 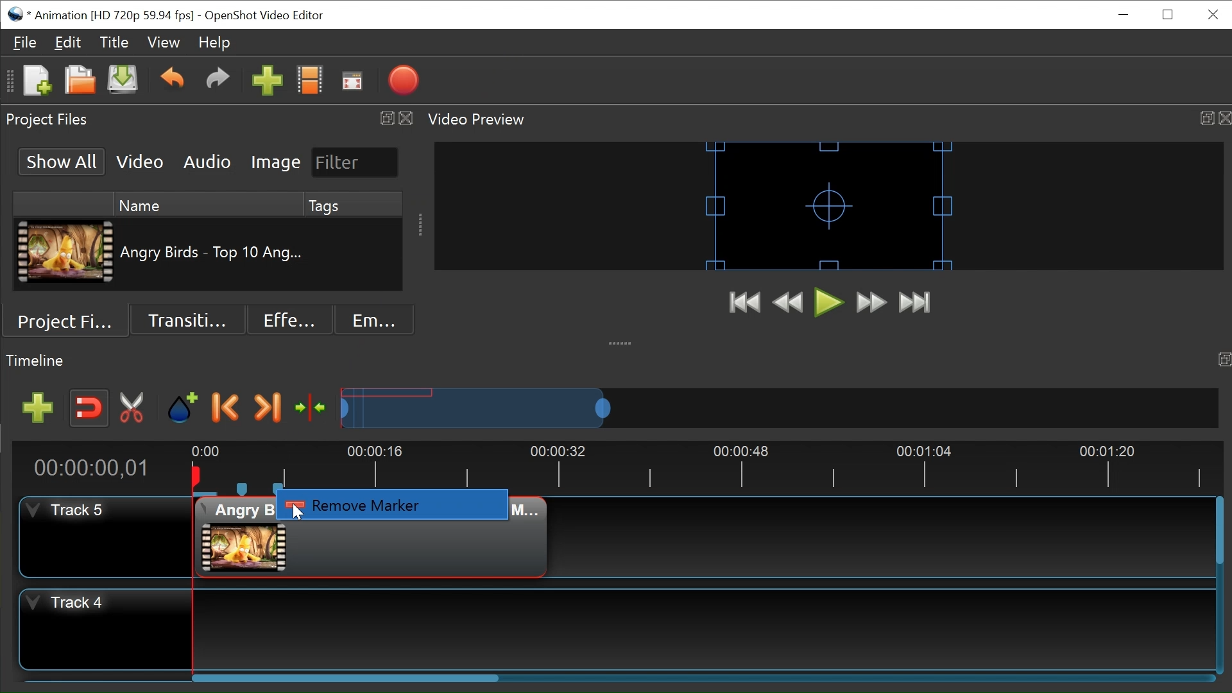 I want to click on Audio, so click(x=207, y=162).